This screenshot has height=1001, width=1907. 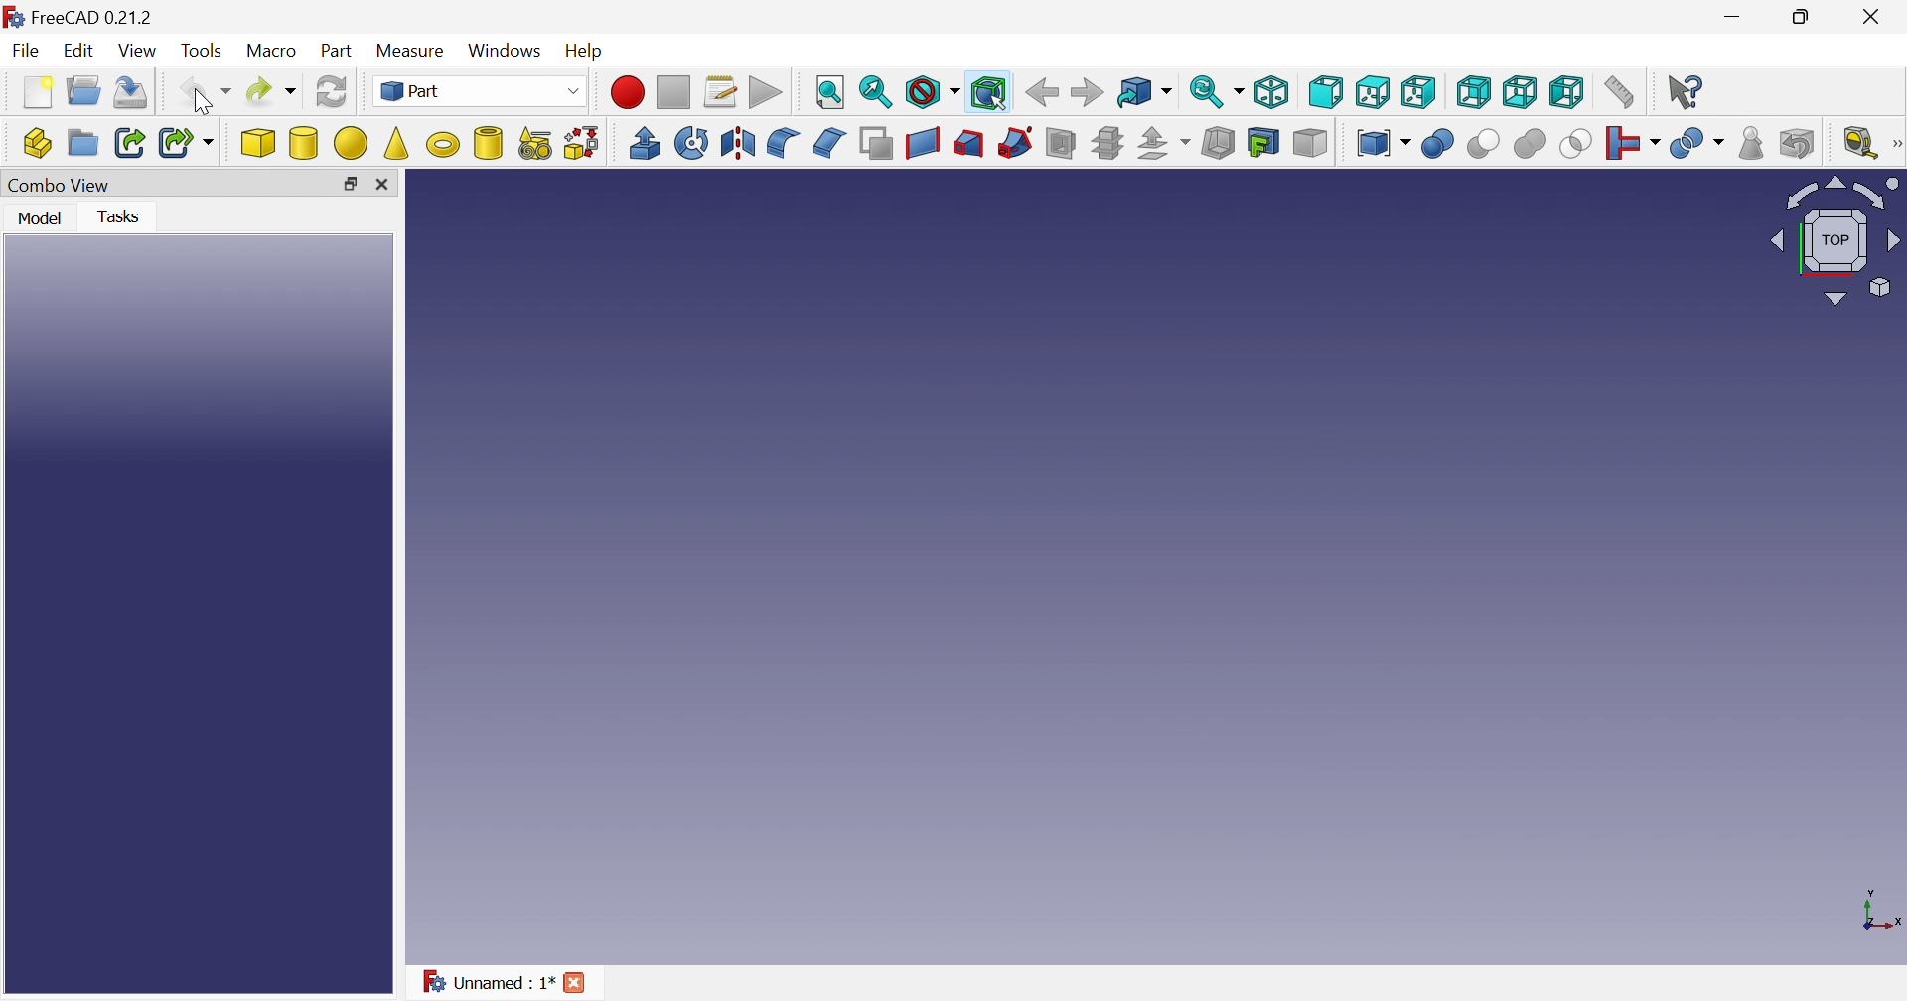 What do you see at coordinates (206, 93) in the screenshot?
I see `Undo` at bounding box center [206, 93].